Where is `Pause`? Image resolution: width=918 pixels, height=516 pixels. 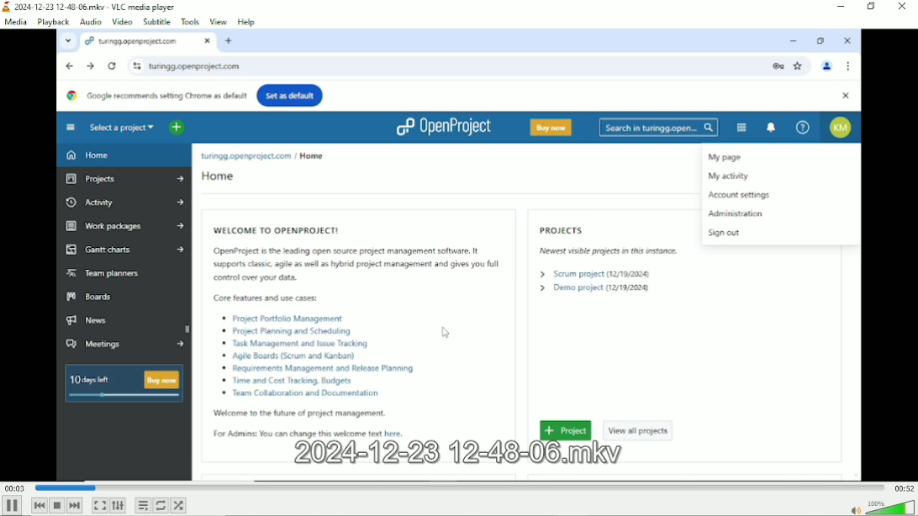 Pause is located at coordinates (13, 506).